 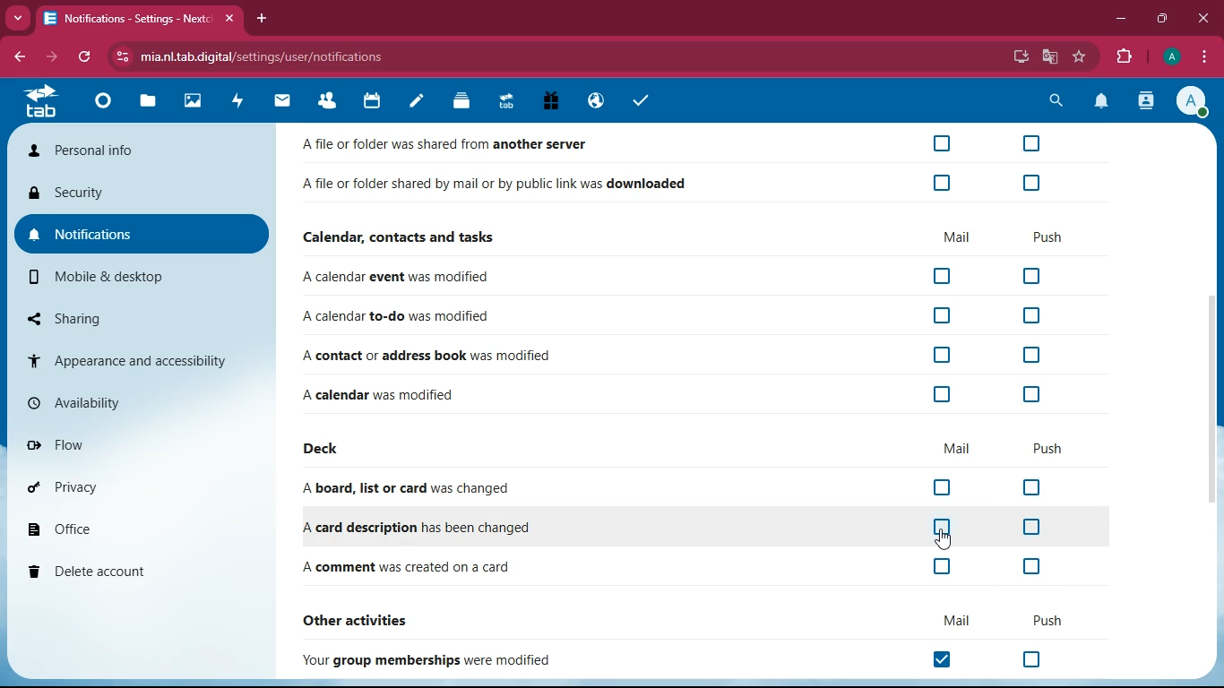 I want to click on Account, so click(x=1192, y=100).